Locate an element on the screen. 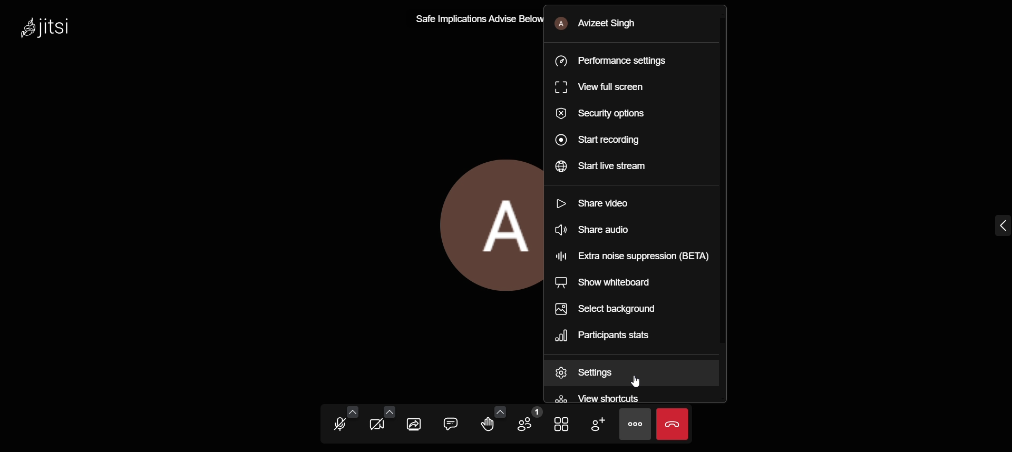  view full menu is located at coordinates (617, 87).